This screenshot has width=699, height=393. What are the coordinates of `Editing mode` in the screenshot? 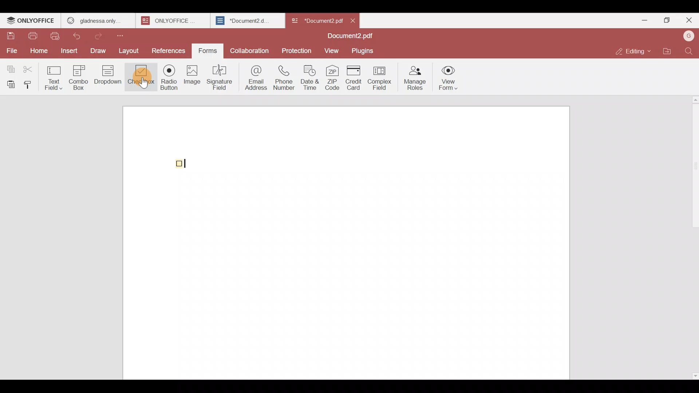 It's located at (632, 51).